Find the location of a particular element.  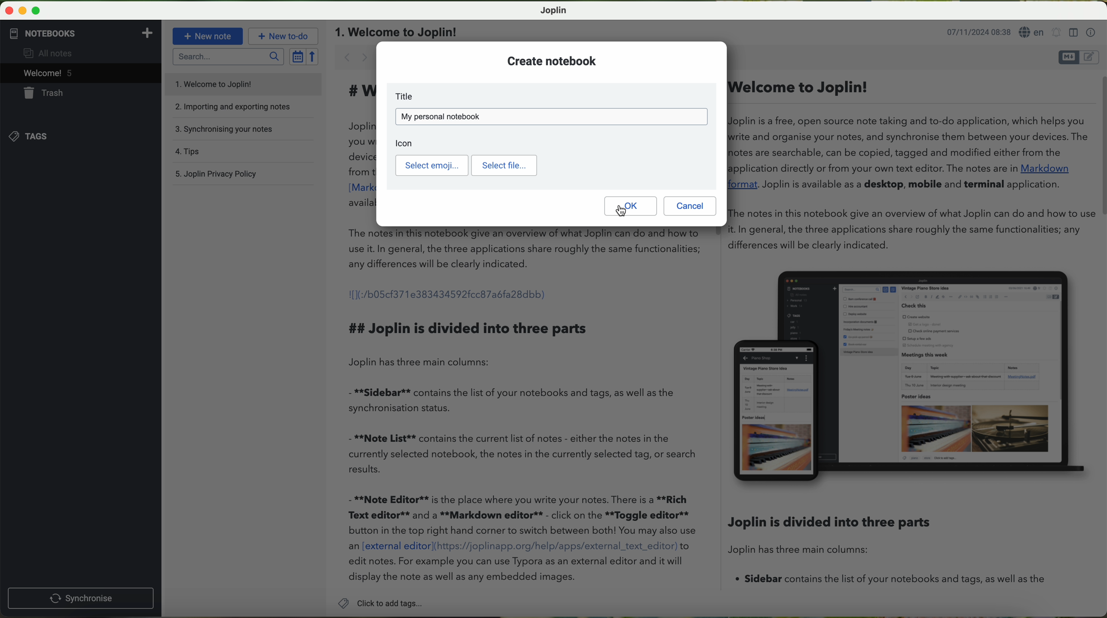

toggle editor layout is located at coordinates (1073, 33).